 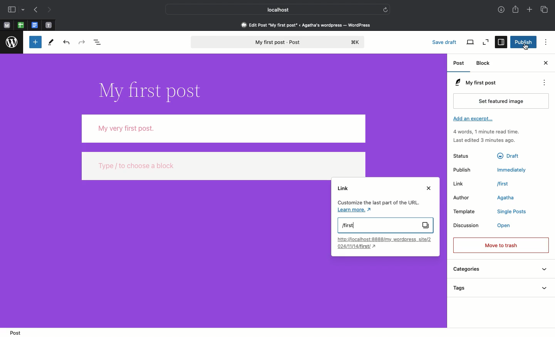 What do you see at coordinates (513, 184) in the screenshot?
I see `/my-first-post` at bounding box center [513, 184].